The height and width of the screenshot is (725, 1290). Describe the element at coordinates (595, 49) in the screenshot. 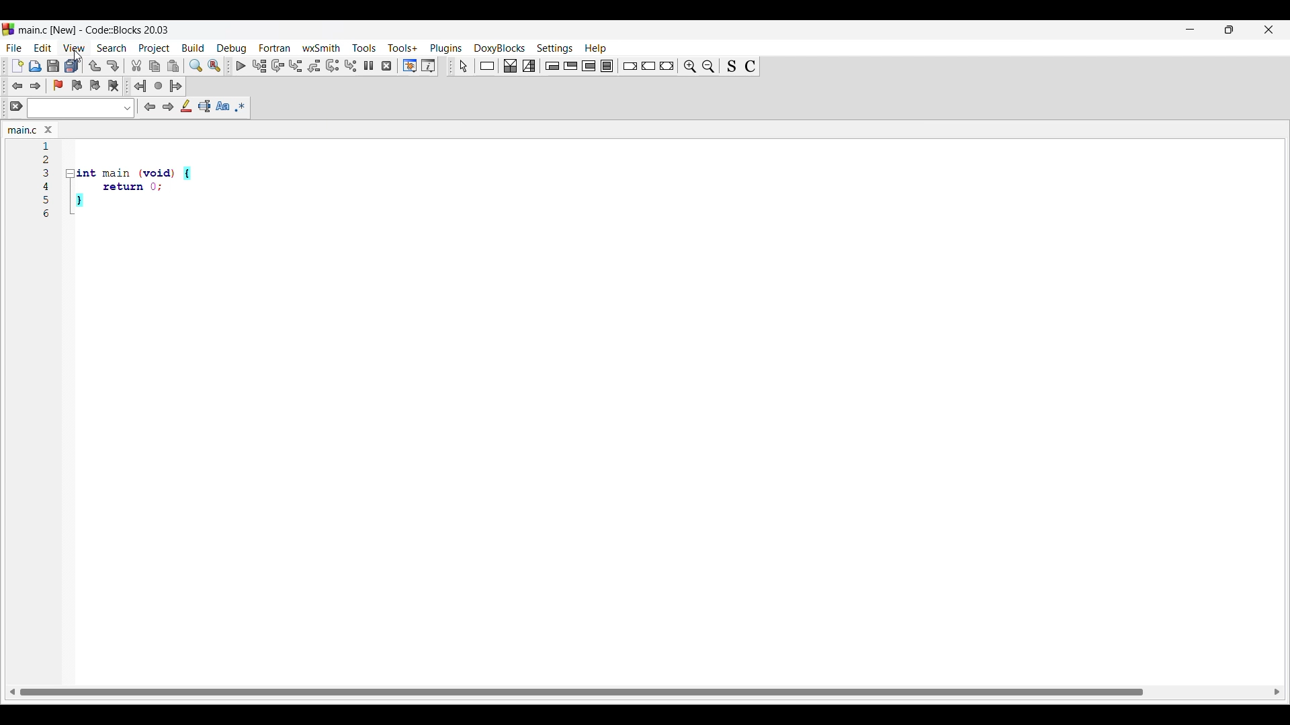

I see `Help menu` at that location.